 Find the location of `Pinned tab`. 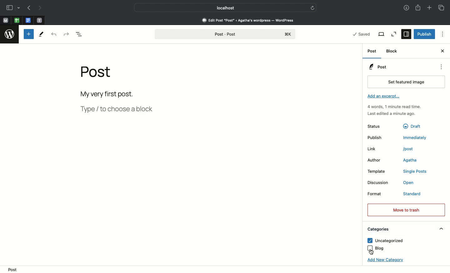

Pinned tab is located at coordinates (39, 20).